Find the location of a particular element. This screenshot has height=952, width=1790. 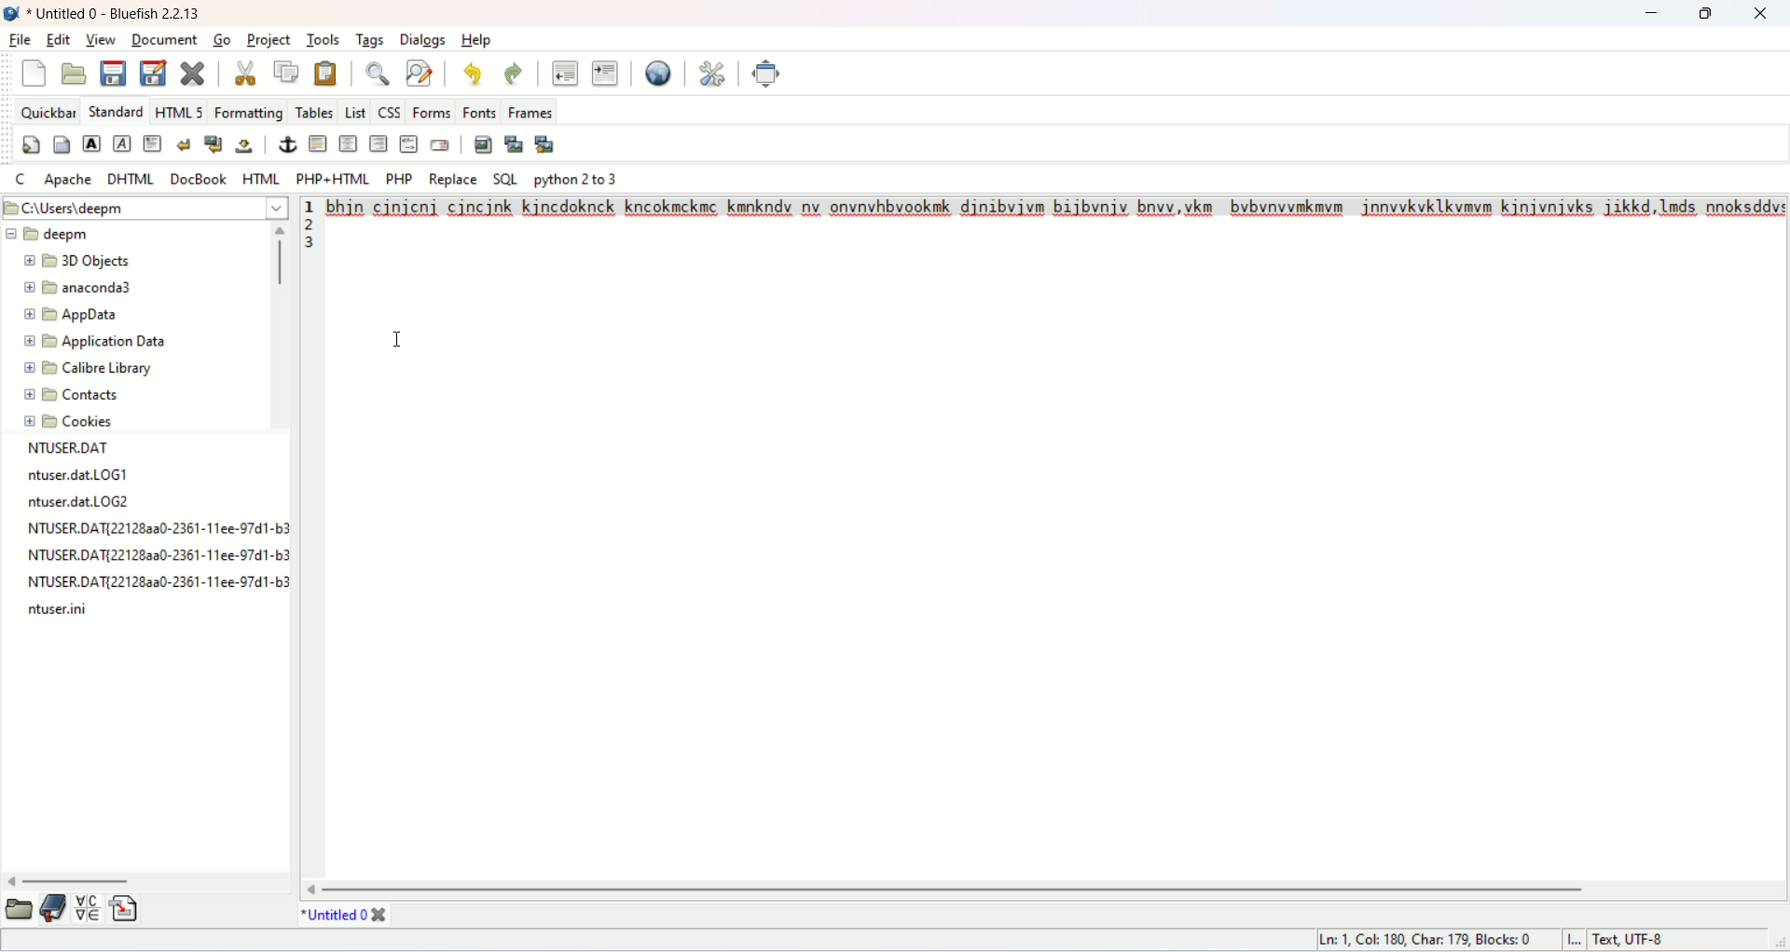

dialogs is located at coordinates (428, 39).